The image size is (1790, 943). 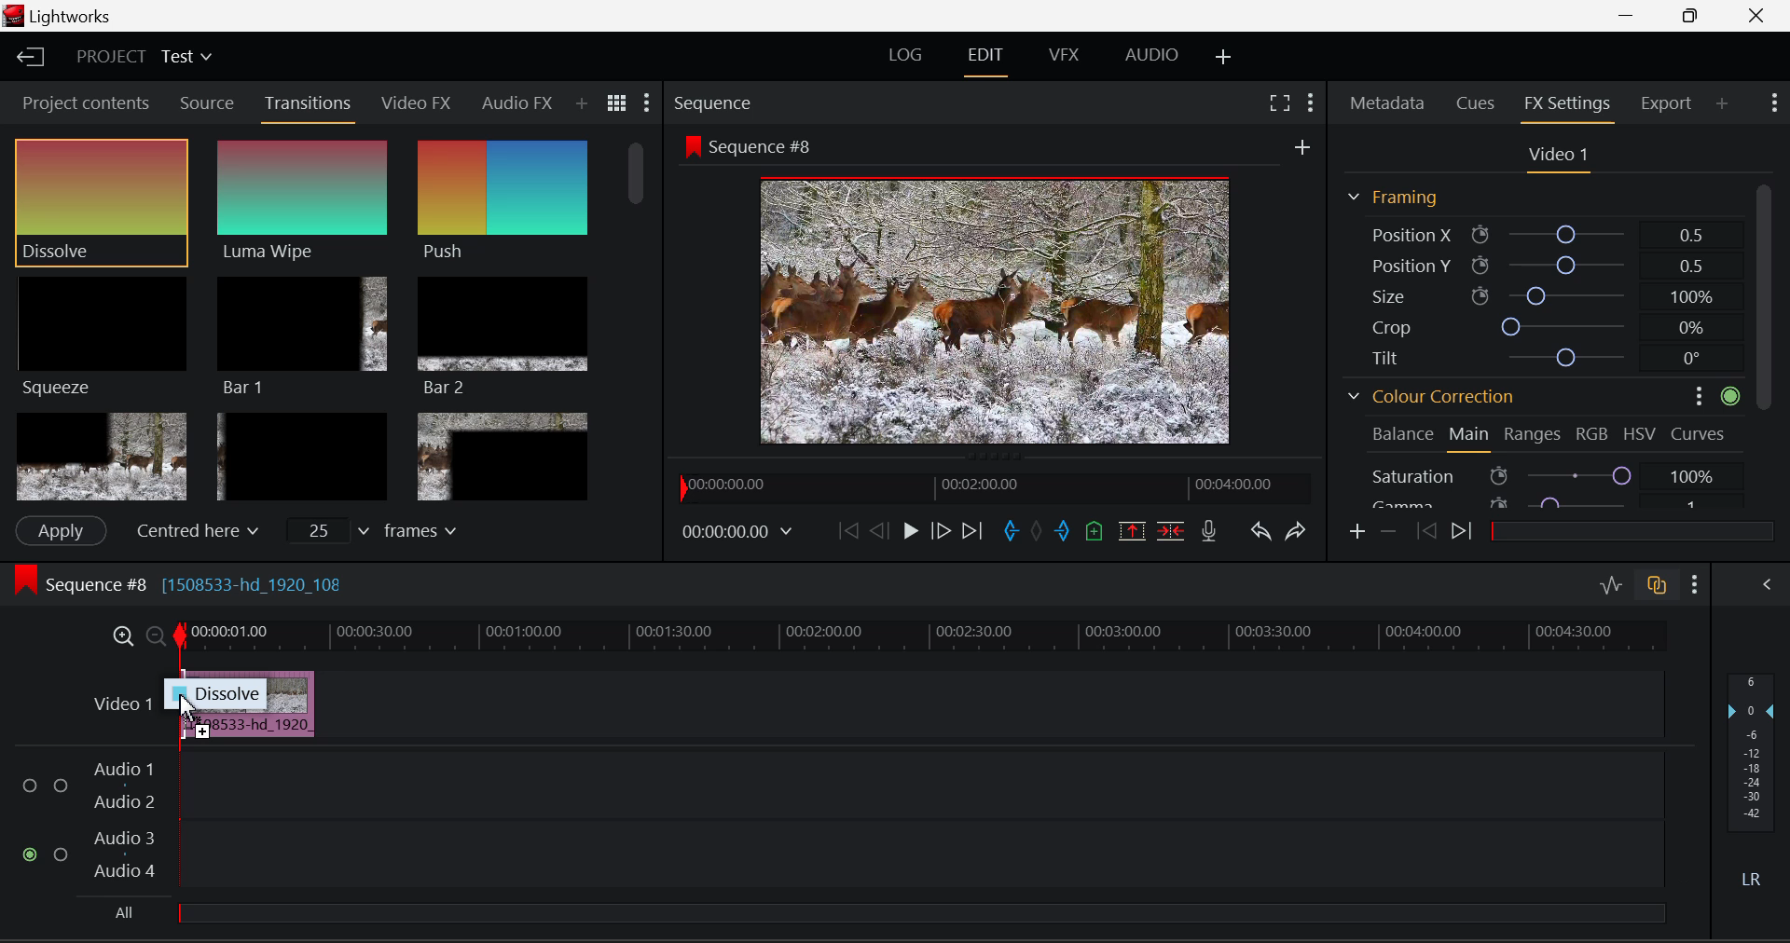 What do you see at coordinates (251, 703) in the screenshot?
I see `Effect Applied` at bounding box center [251, 703].